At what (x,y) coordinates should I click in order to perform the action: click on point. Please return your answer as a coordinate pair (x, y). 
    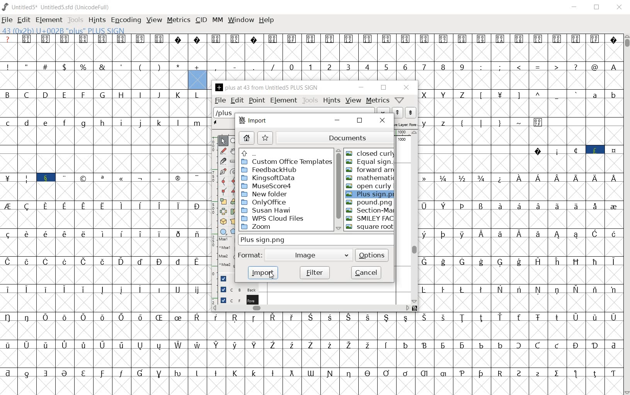
    Looking at the image, I should click on (256, 100).